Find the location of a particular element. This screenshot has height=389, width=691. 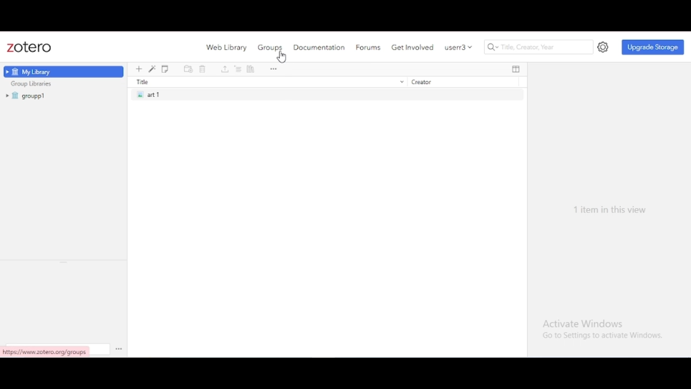

zotero is located at coordinates (29, 48).